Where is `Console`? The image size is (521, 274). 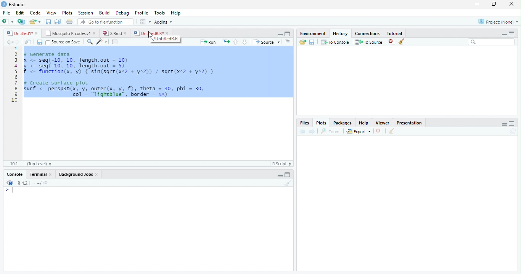
Console is located at coordinates (15, 174).